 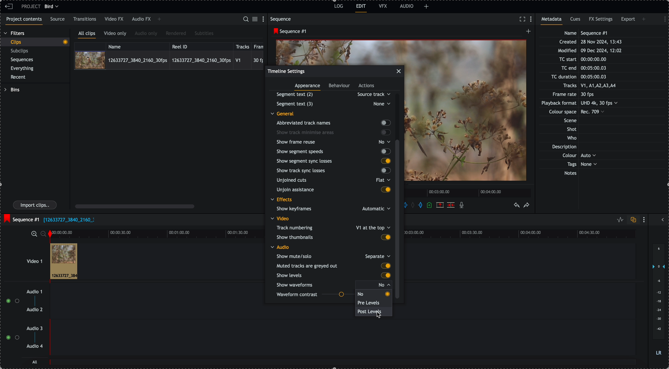 What do you see at coordinates (115, 19) in the screenshot?
I see `video FX` at bounding box center [115, 19].